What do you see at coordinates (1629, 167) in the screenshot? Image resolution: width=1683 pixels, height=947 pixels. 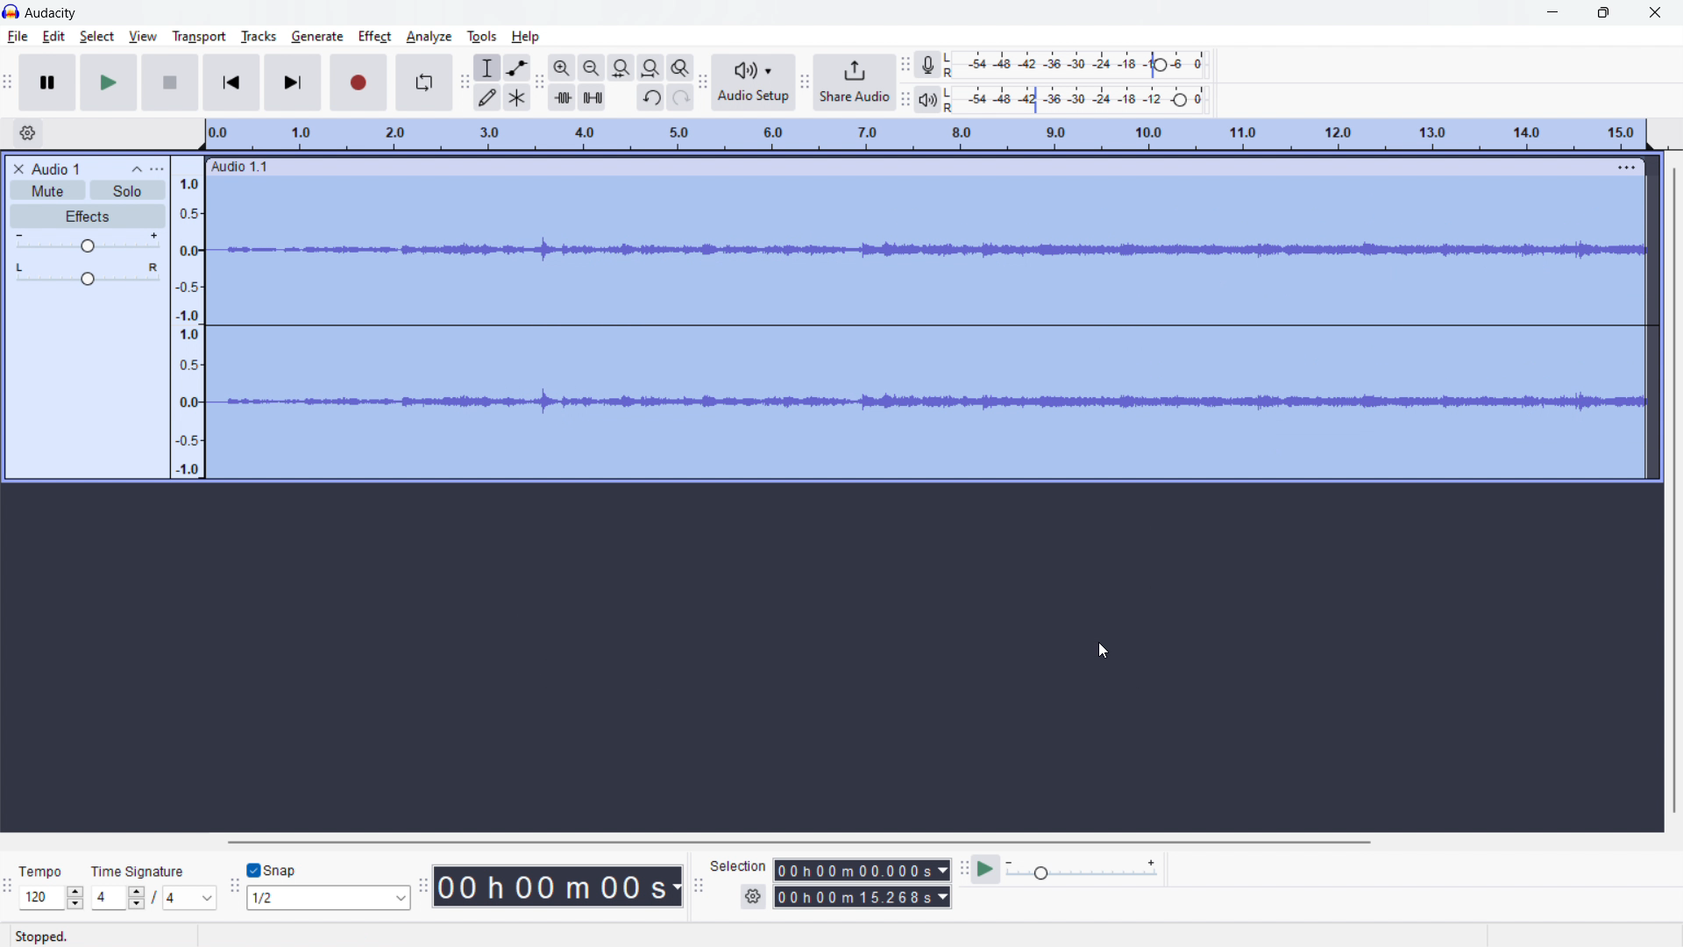 I see `menu` at bounding box center [1629, 167].